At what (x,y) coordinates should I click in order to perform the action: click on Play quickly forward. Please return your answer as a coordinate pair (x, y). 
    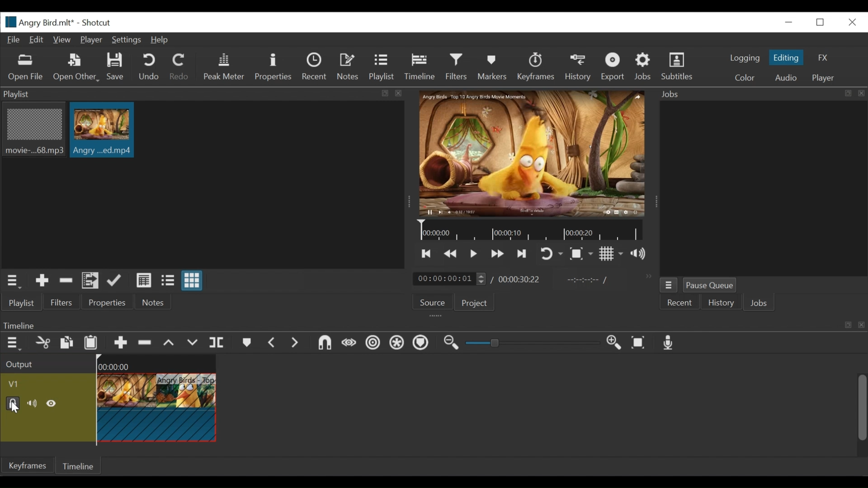
    Looking at the image, I should click on (497, 254).